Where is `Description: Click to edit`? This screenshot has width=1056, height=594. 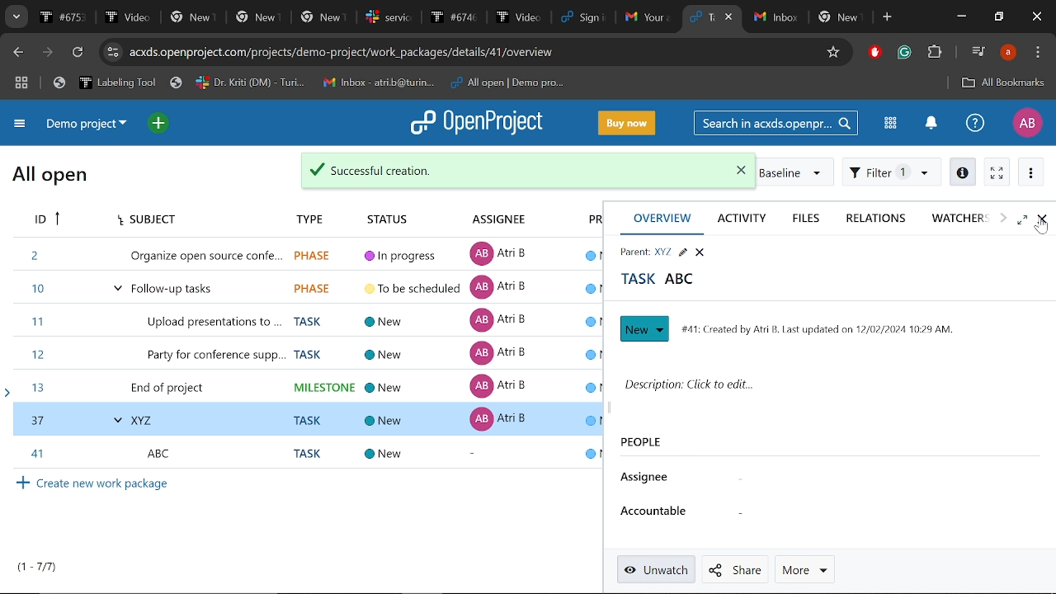 Description: Click to edit is located at coordinates (826, 389).